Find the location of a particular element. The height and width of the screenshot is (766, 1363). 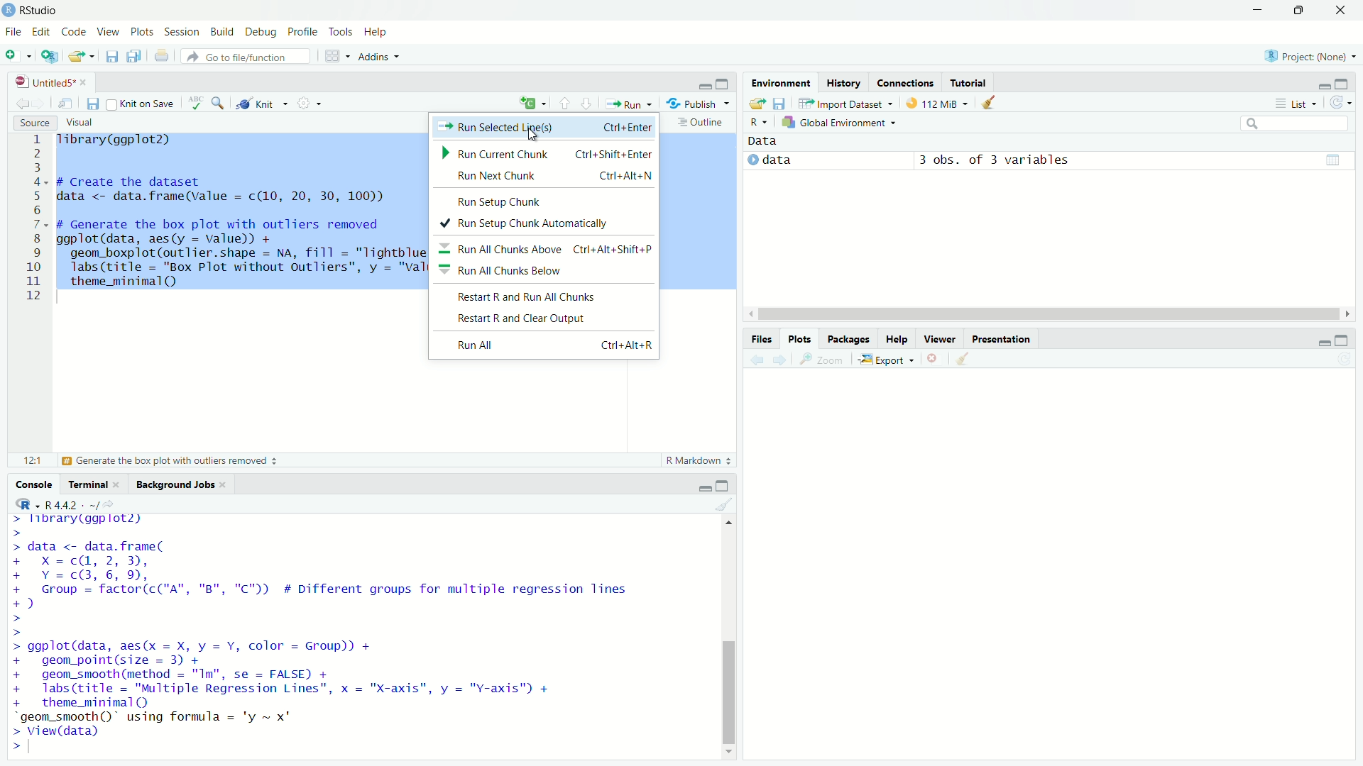

Run Next Chunk Ctri+Alt+N is located at coordinates (543, 174).